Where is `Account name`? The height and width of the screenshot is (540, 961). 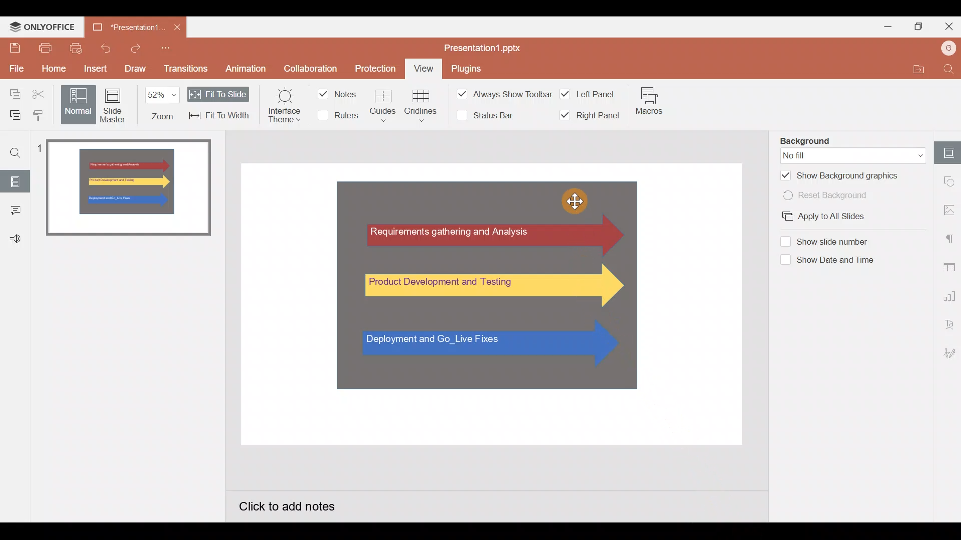 Account name is located at coordinates (946, 49).